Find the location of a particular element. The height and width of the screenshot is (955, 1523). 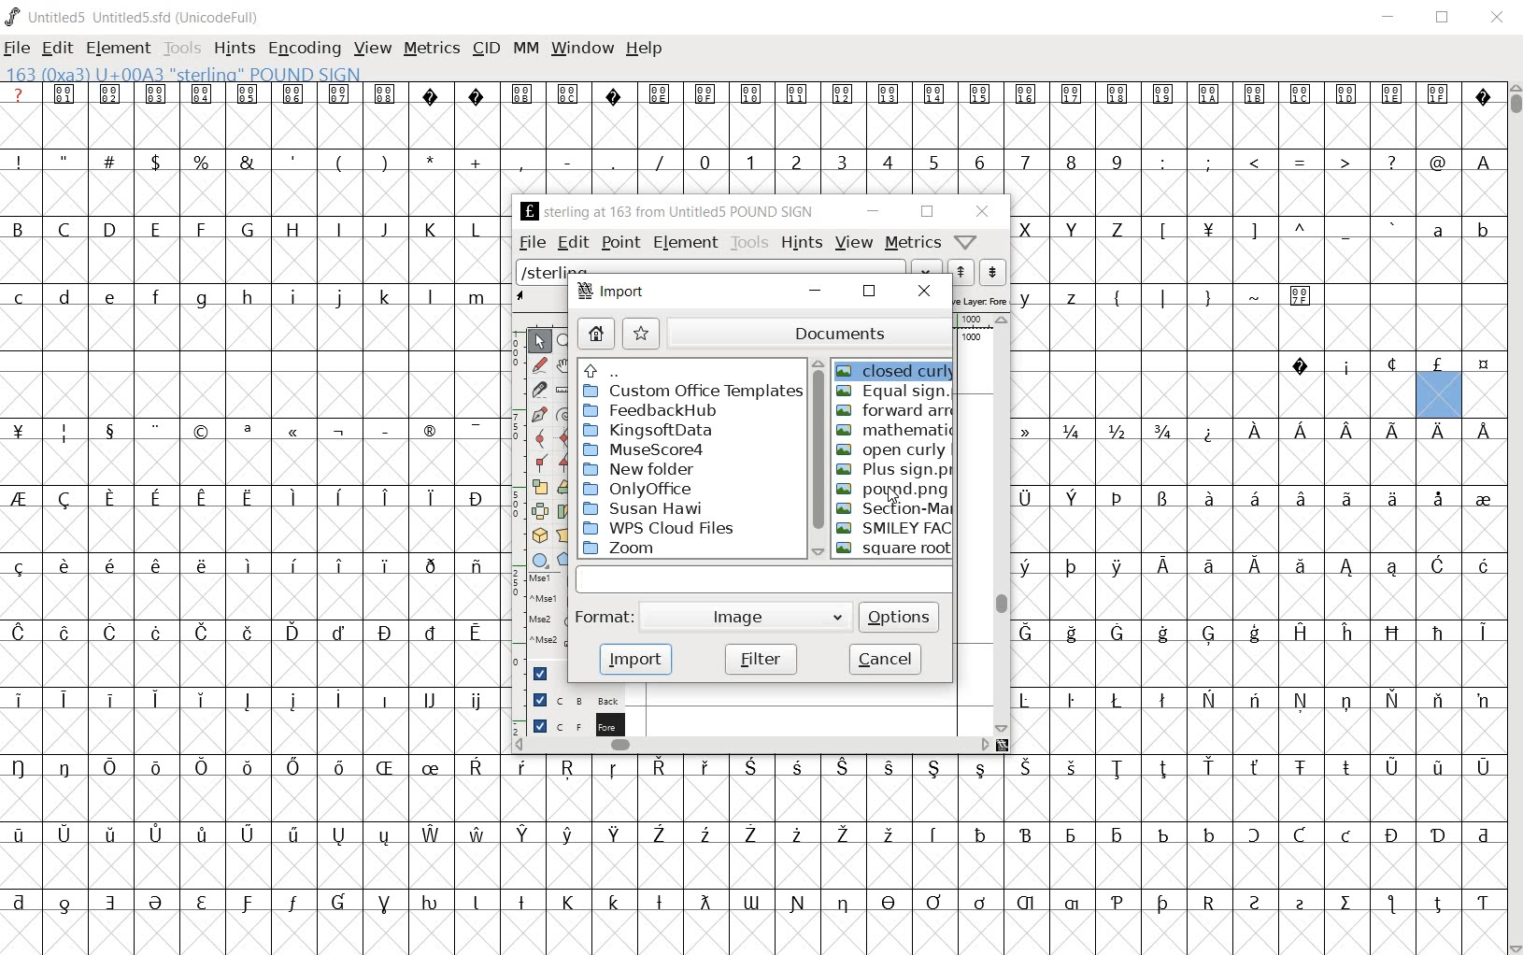

Symbol is located at coordinates (384, 768).